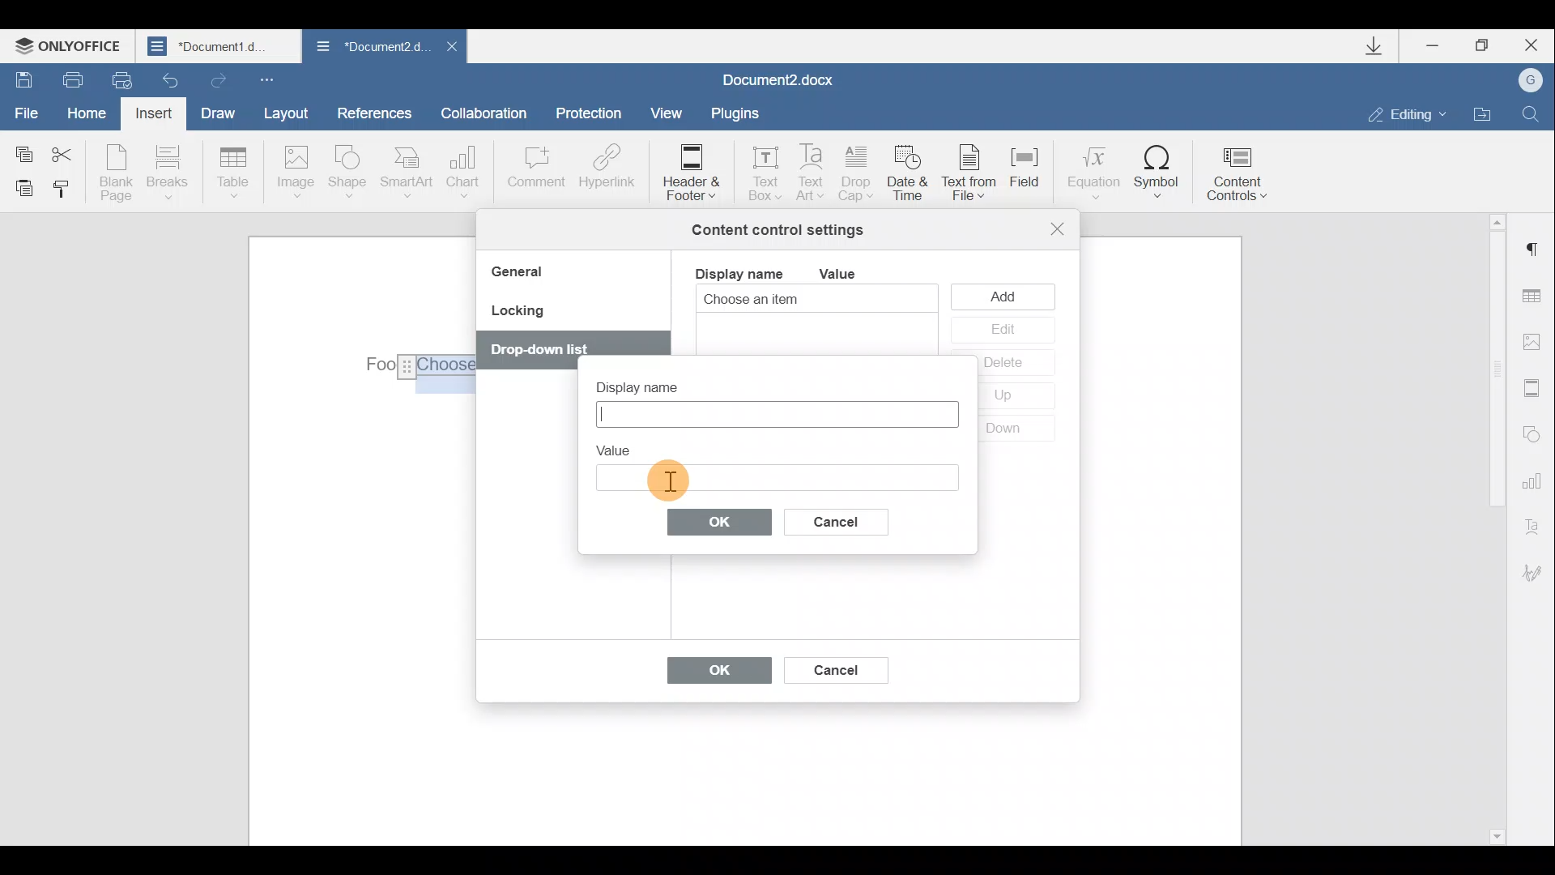  What do you see at coordinates (1482, 112) in the screenshot?
I see `Open file location` at bounding box center [1482, 112].